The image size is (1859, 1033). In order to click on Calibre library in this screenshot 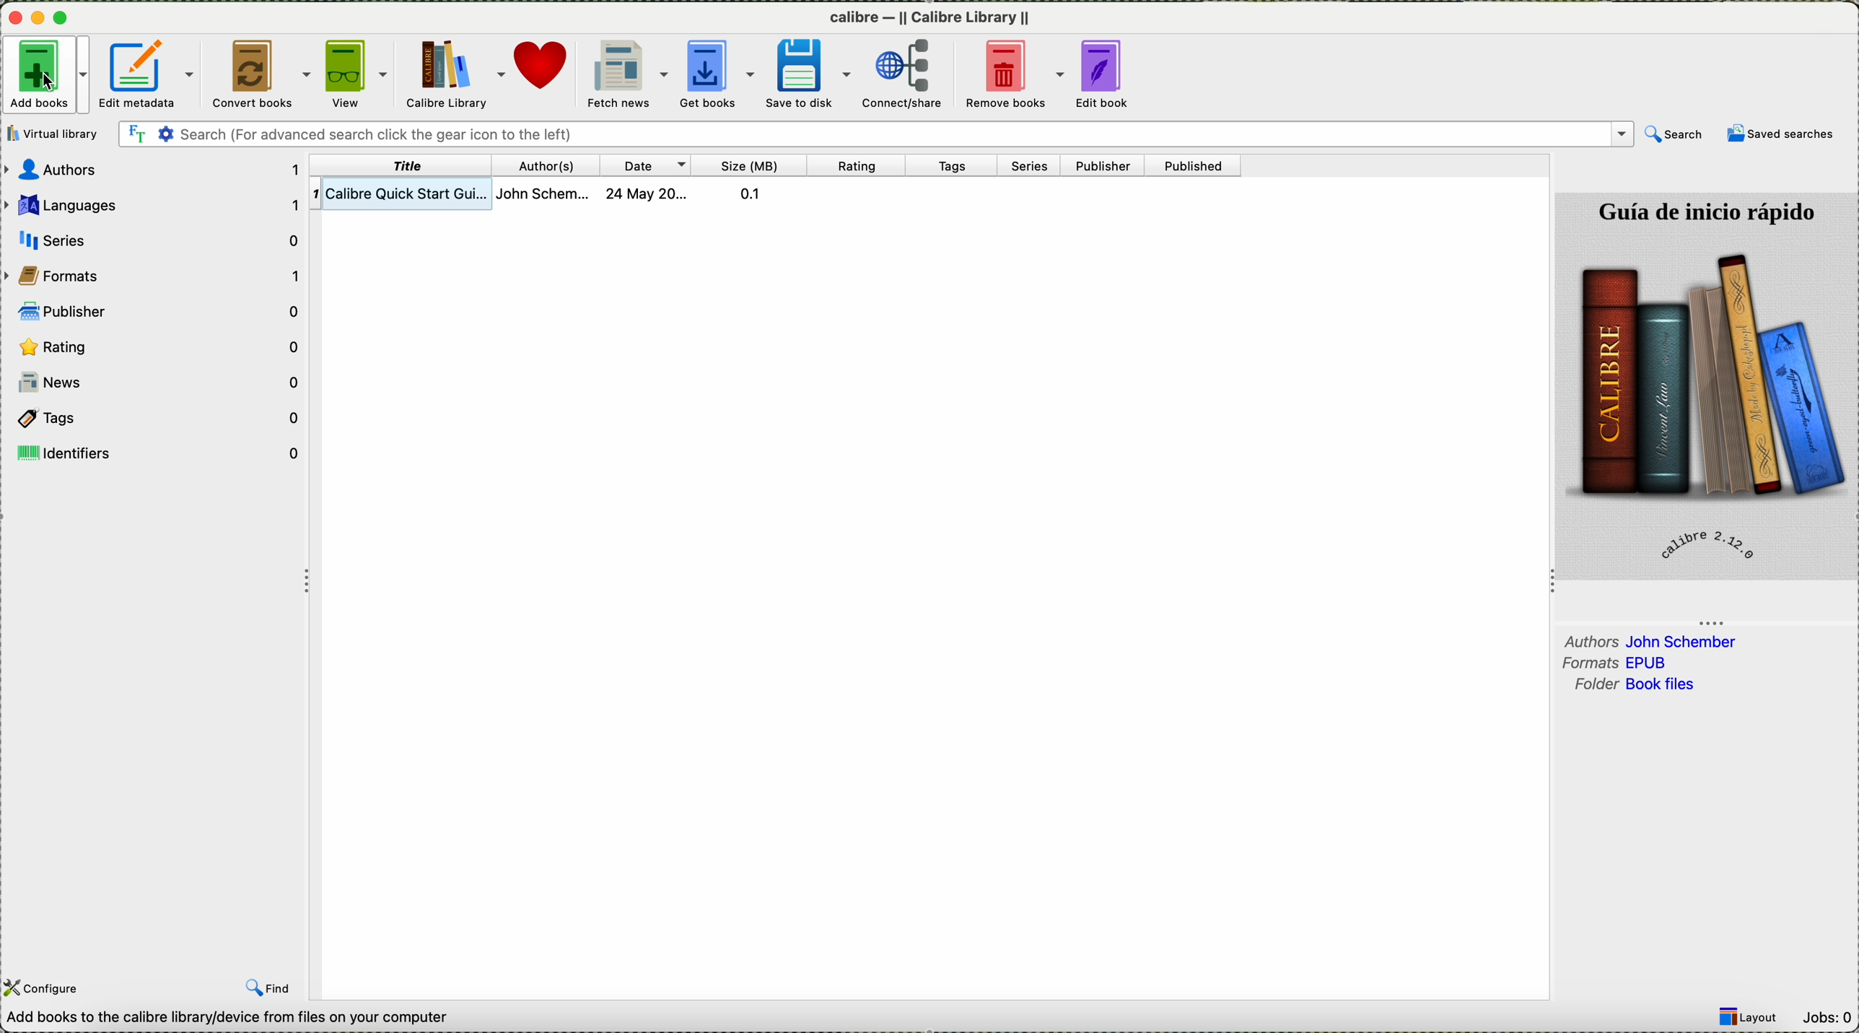, I will do `click(453, 75)`.